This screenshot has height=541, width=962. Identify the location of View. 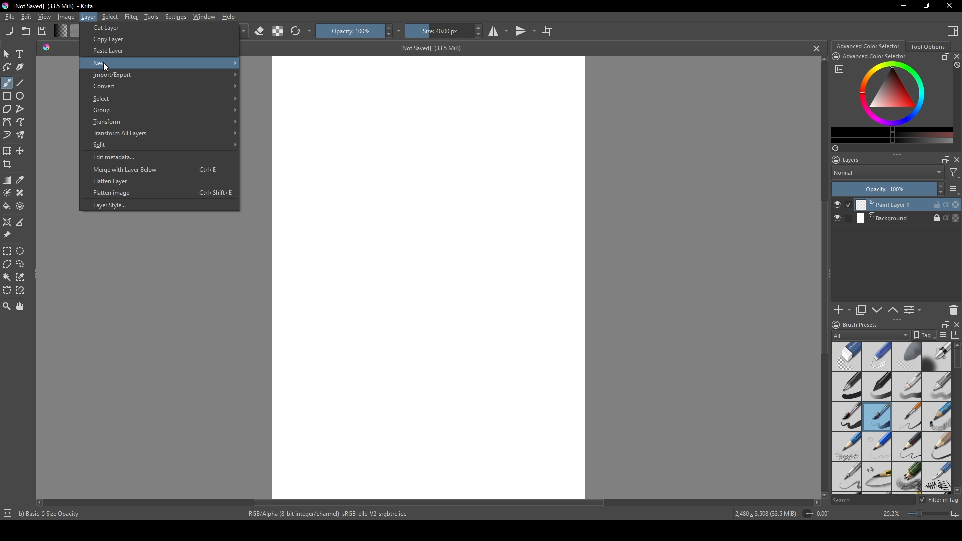
(45, 17).